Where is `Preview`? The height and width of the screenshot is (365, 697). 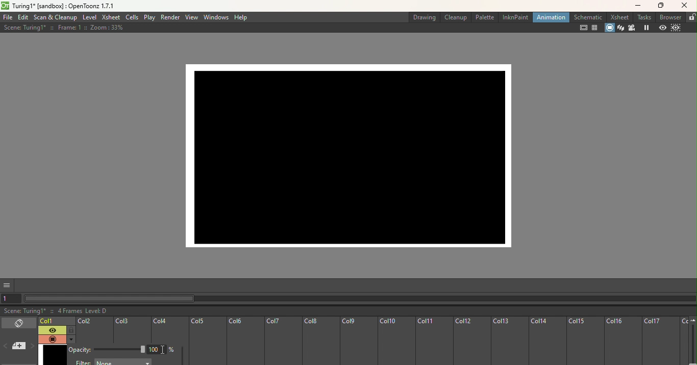
Preview is located at coordinates (662, 27).